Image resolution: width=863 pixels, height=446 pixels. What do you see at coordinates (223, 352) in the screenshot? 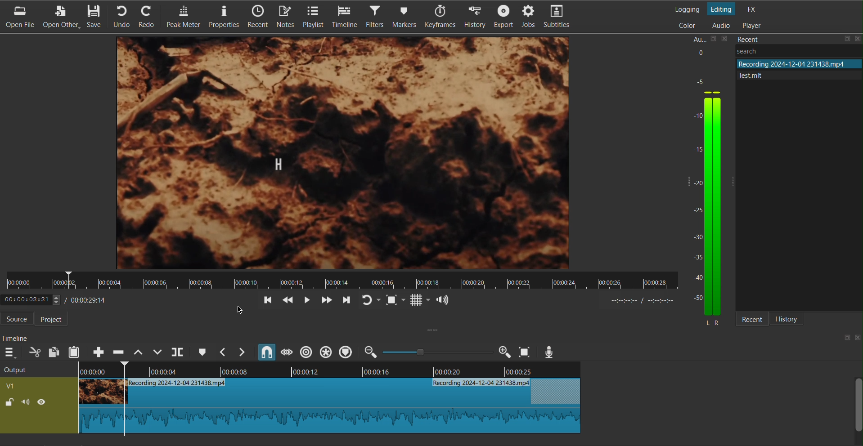
I see `Previous Marker` at bounding box center [223, 352].